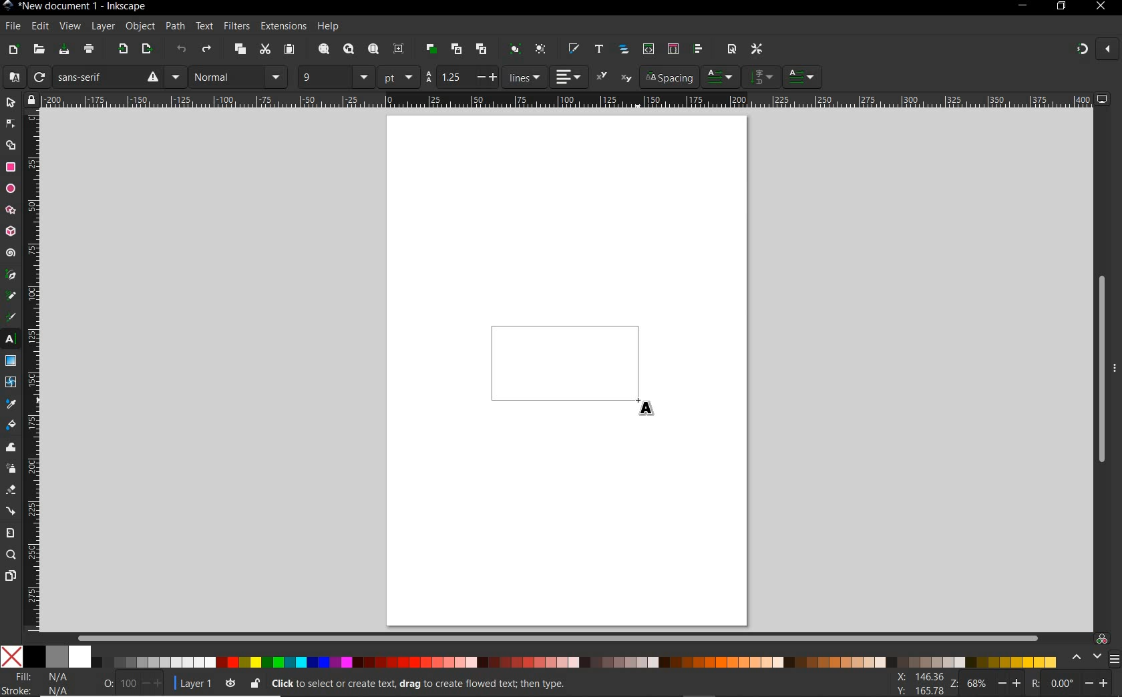 This screenshot has width=1122, height=697. What do you see at coordinates (230, 682) in the screenshot?
I see `toggle currnt layer` at bounding box center [230, 682].